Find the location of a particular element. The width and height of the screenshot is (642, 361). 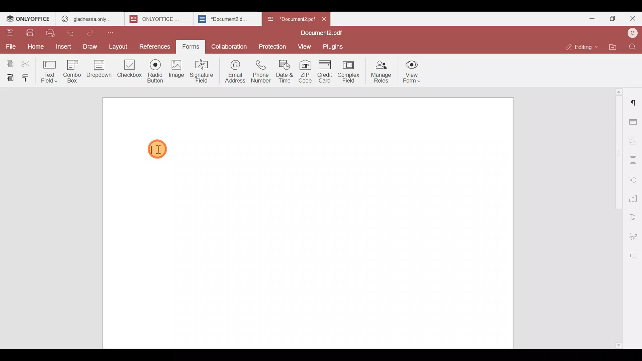

Image is located at coordinates (176, 70).